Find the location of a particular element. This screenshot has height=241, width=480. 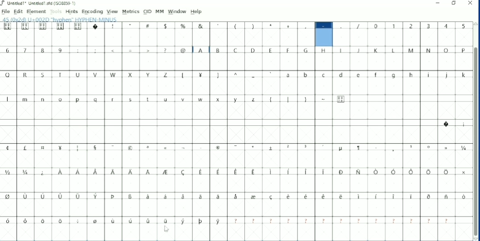

Numbers is located at coordinates (420, 26).